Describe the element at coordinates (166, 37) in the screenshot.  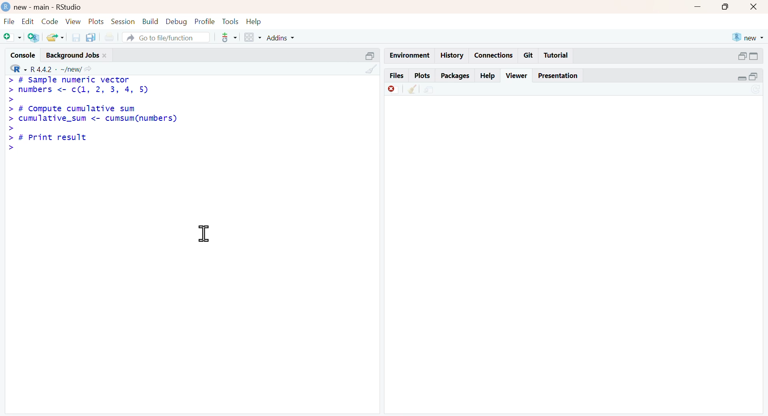
I see `go to file/function` at that location.